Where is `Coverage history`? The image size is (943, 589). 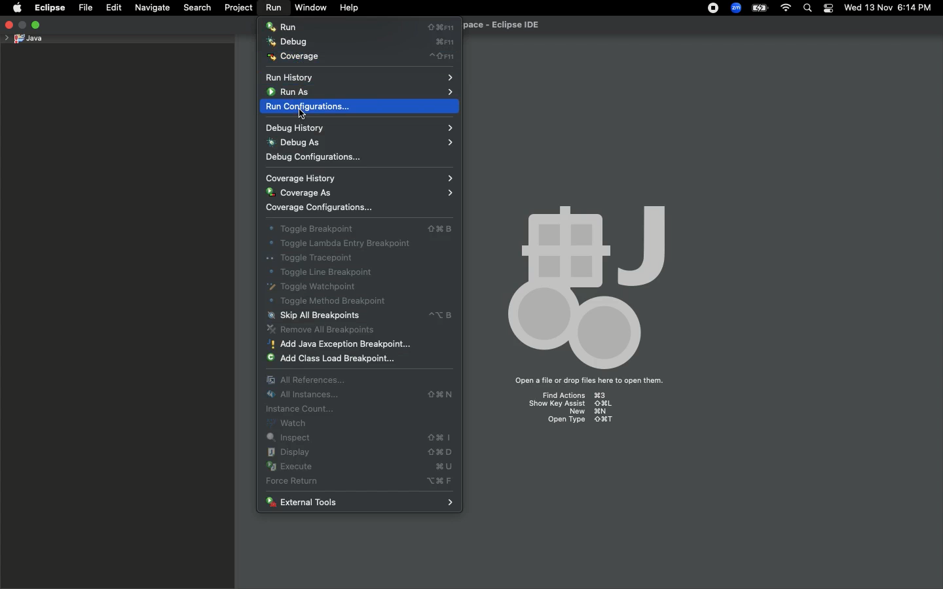 Coverage history is located at coordinates (360, 179).